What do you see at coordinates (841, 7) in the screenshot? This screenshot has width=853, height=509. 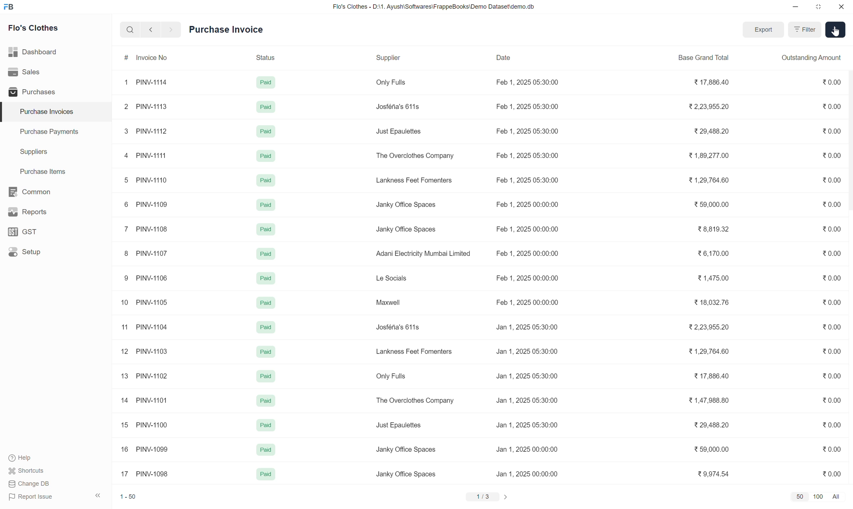 I see `Close` at bounding box center [841, 7].